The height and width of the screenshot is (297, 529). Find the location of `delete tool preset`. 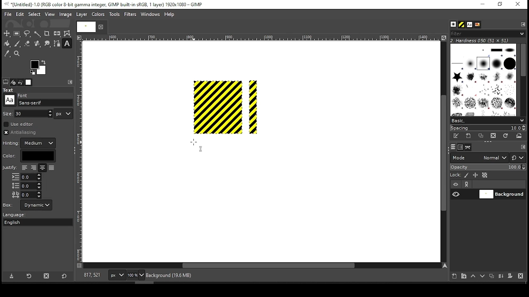

delete tool preset is located at coordinates (49, 276).